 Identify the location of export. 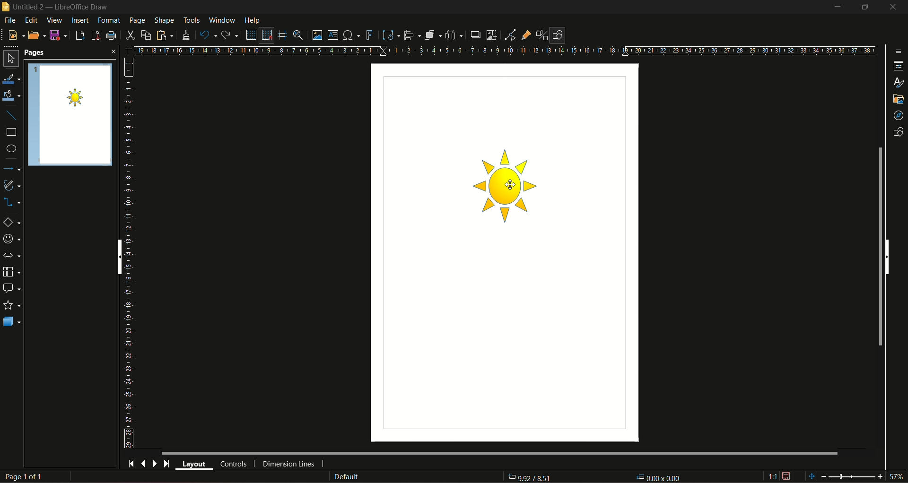
(80, 35).